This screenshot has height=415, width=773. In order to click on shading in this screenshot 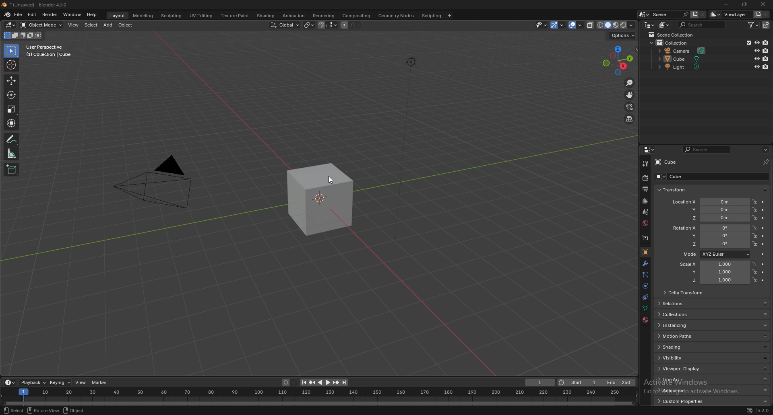, I will do `click(680, 347)`.